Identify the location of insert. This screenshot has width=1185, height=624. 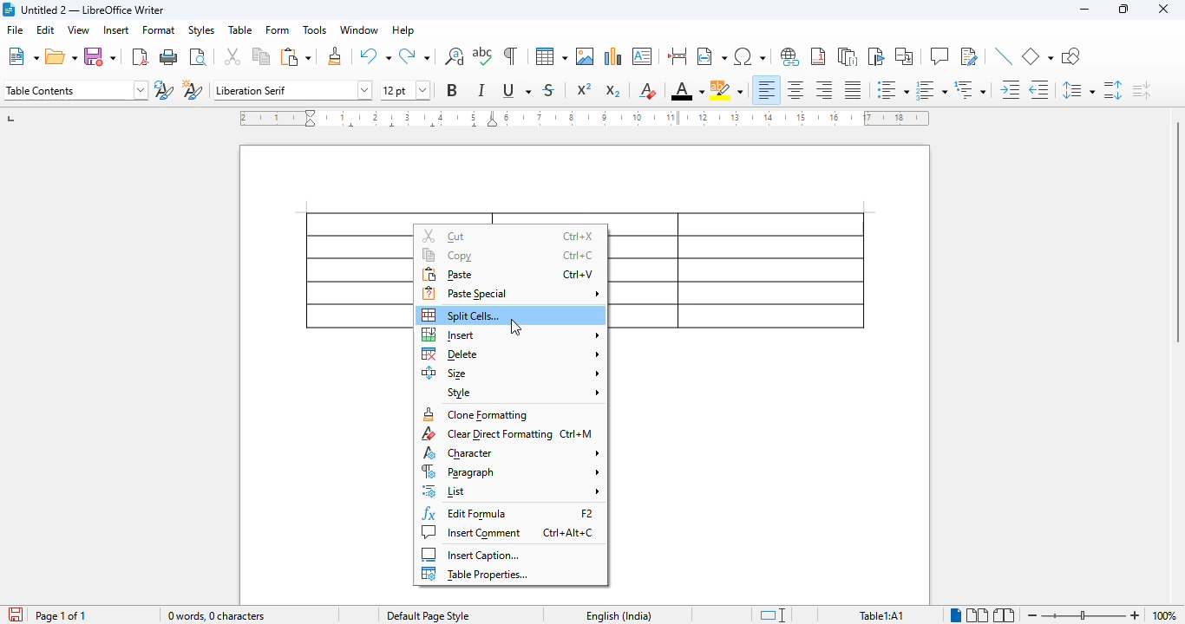
(116, 29).